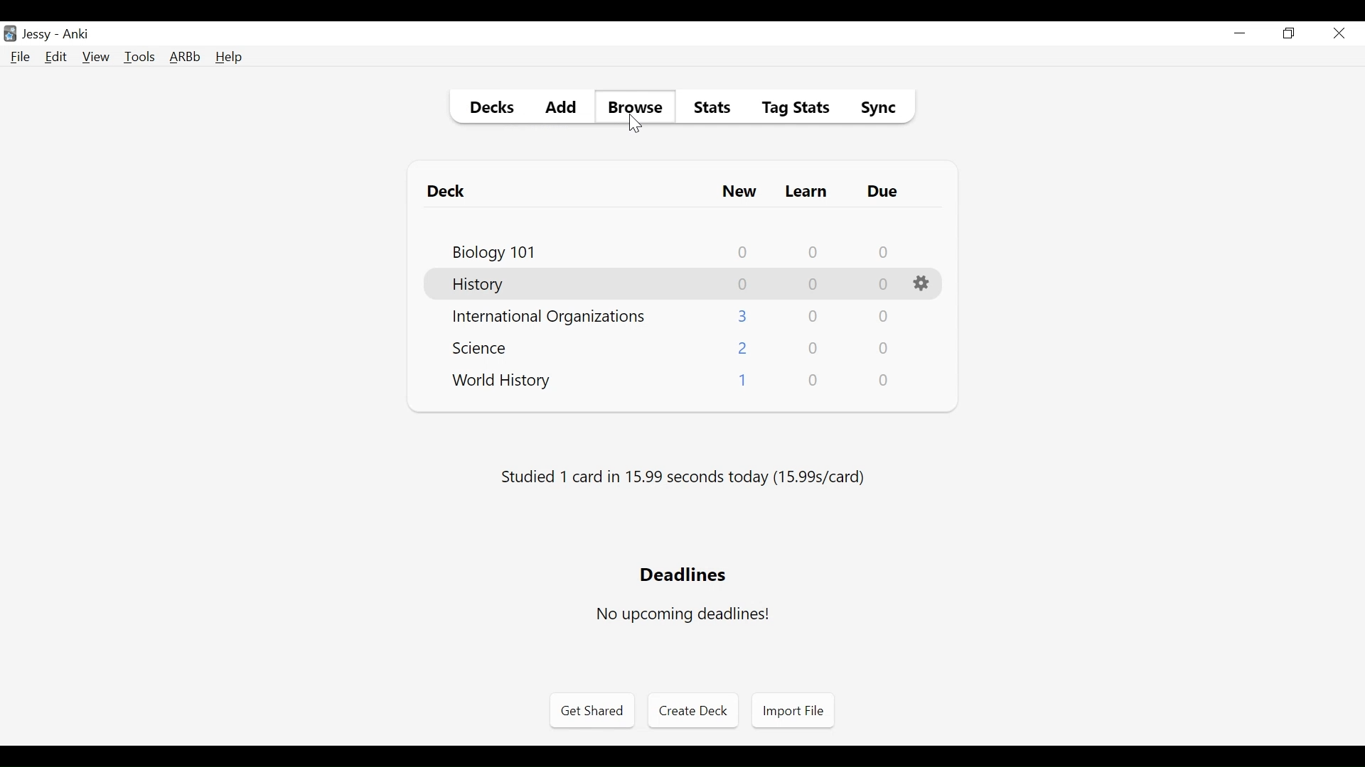  I want to click on Edit, so click(57, 58).